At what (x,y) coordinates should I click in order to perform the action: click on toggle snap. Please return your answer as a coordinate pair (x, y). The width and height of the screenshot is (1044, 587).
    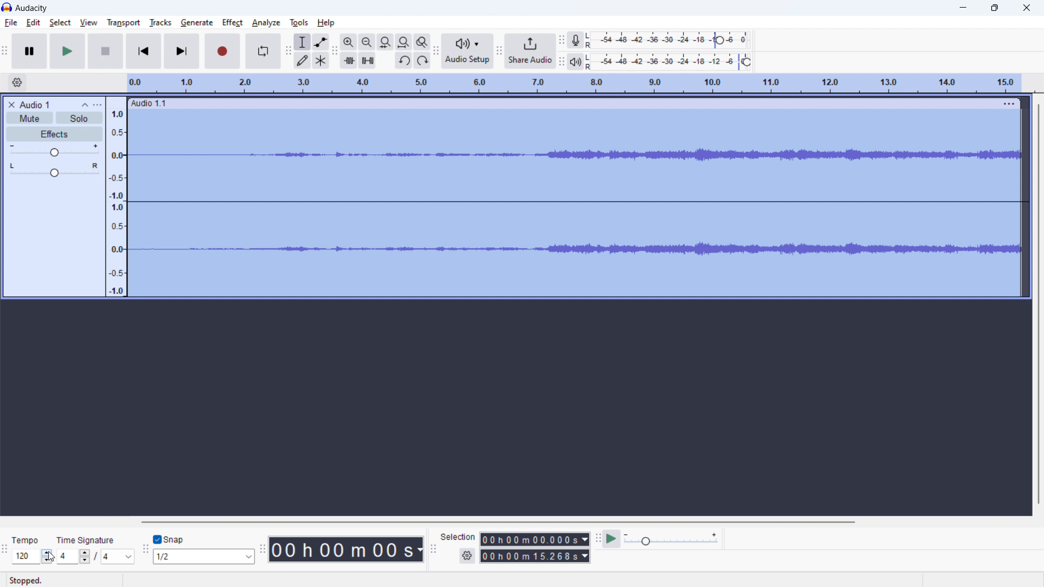
    Looking at the image, I should click on (168, 539).